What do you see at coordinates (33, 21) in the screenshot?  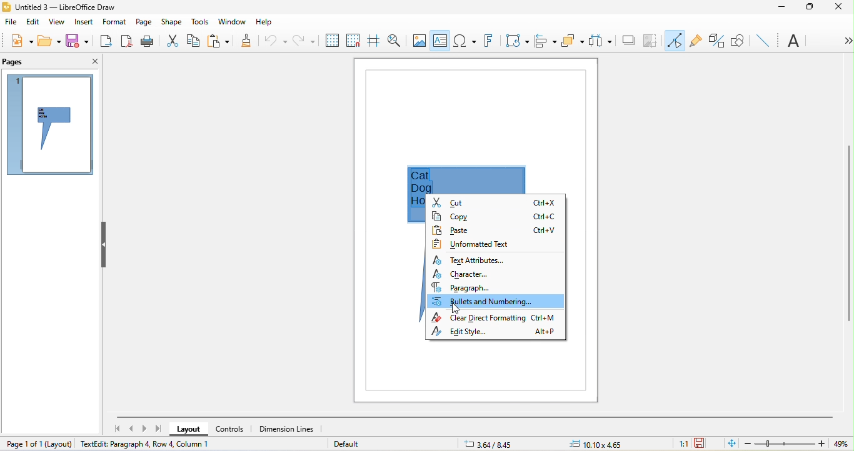 I see `edit` at bounding box center [33, 21].